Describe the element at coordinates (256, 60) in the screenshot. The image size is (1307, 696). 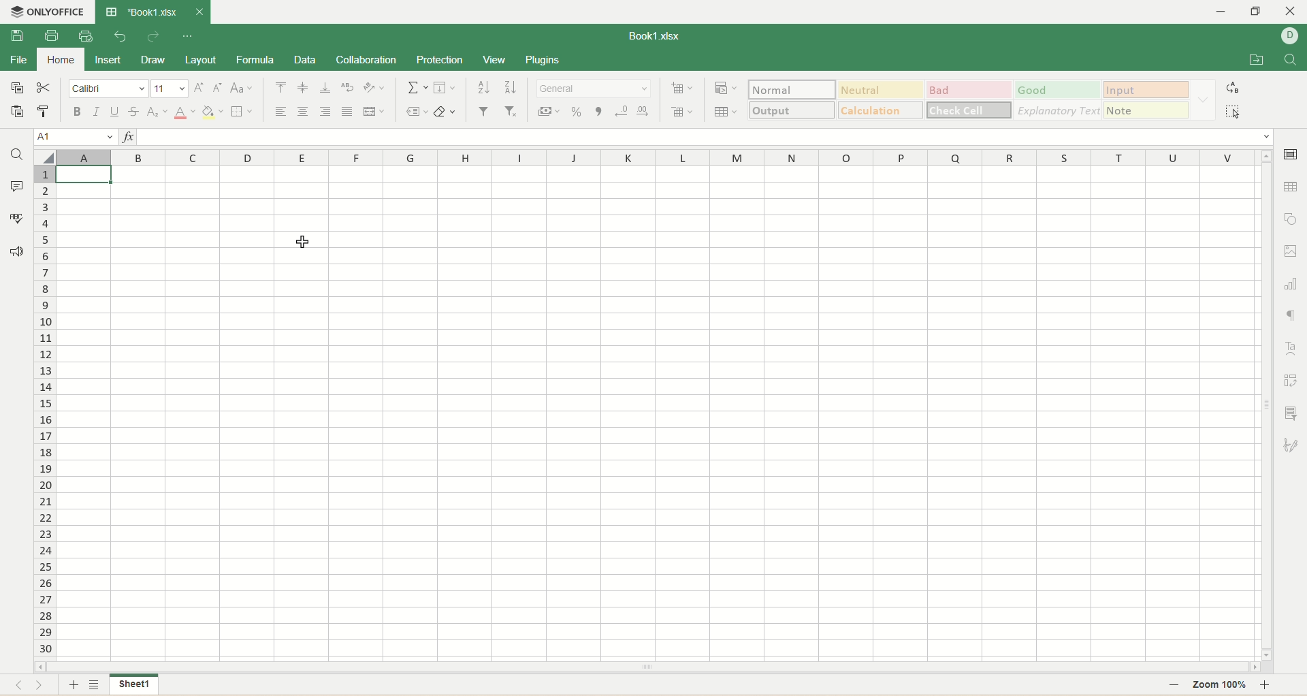
I see `formula` at that location.